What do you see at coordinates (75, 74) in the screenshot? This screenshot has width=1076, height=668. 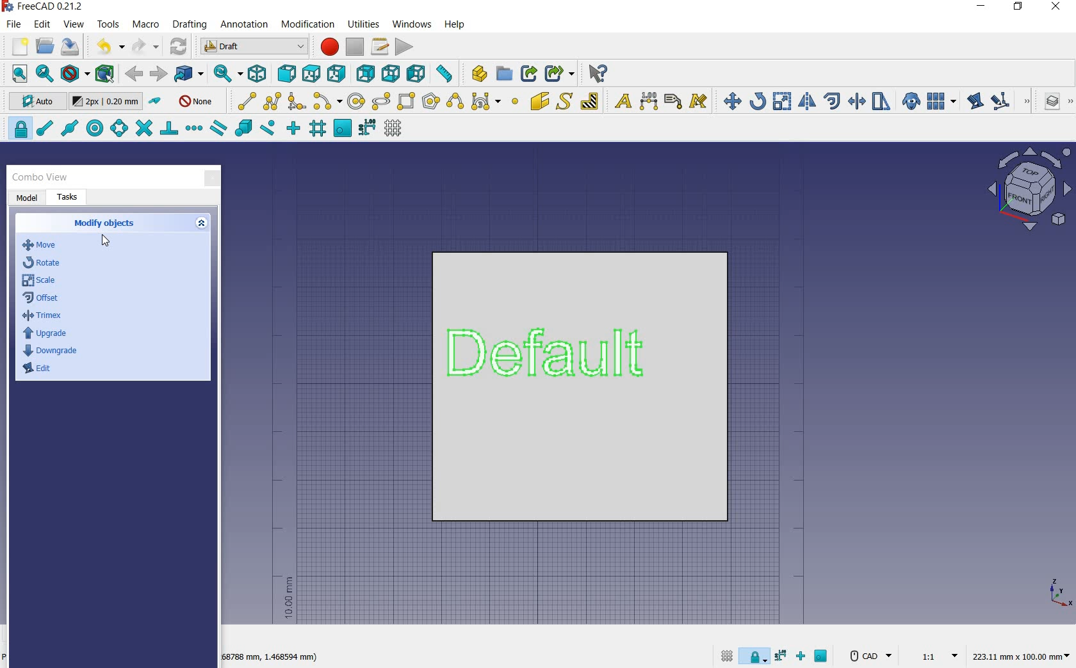 I see `draw style` at bounding box center [75, 74].